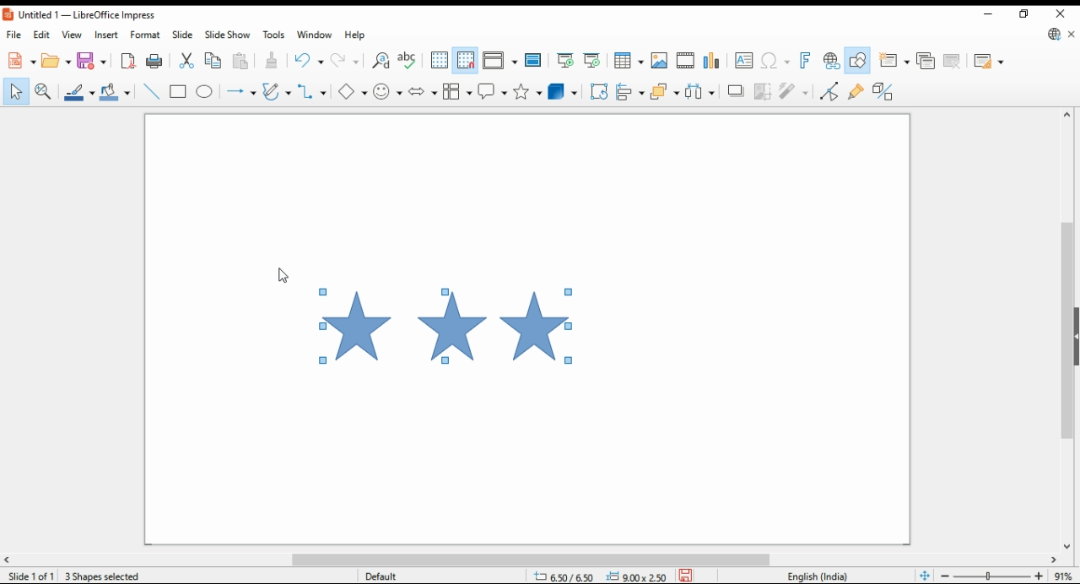 This screenshot has width=1080, height=584. What do you see at coordinates (387, 91) in the screenshot?
I see `symbol shapes` at bounding box center [387, 91].